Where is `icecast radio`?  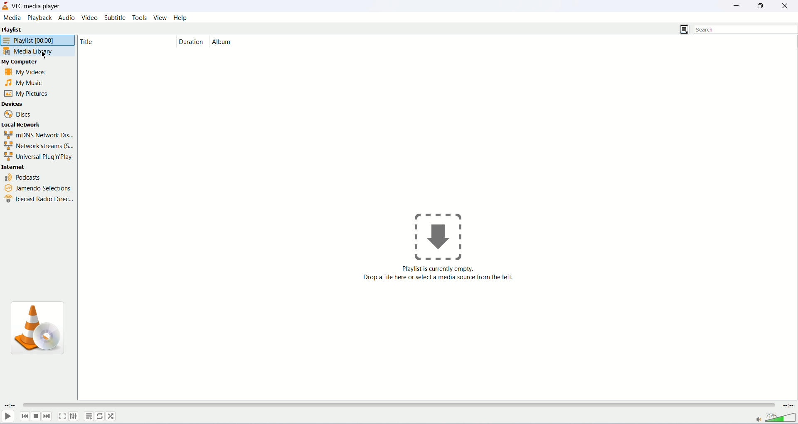
icecast radio is located at coordinates (37, 200).